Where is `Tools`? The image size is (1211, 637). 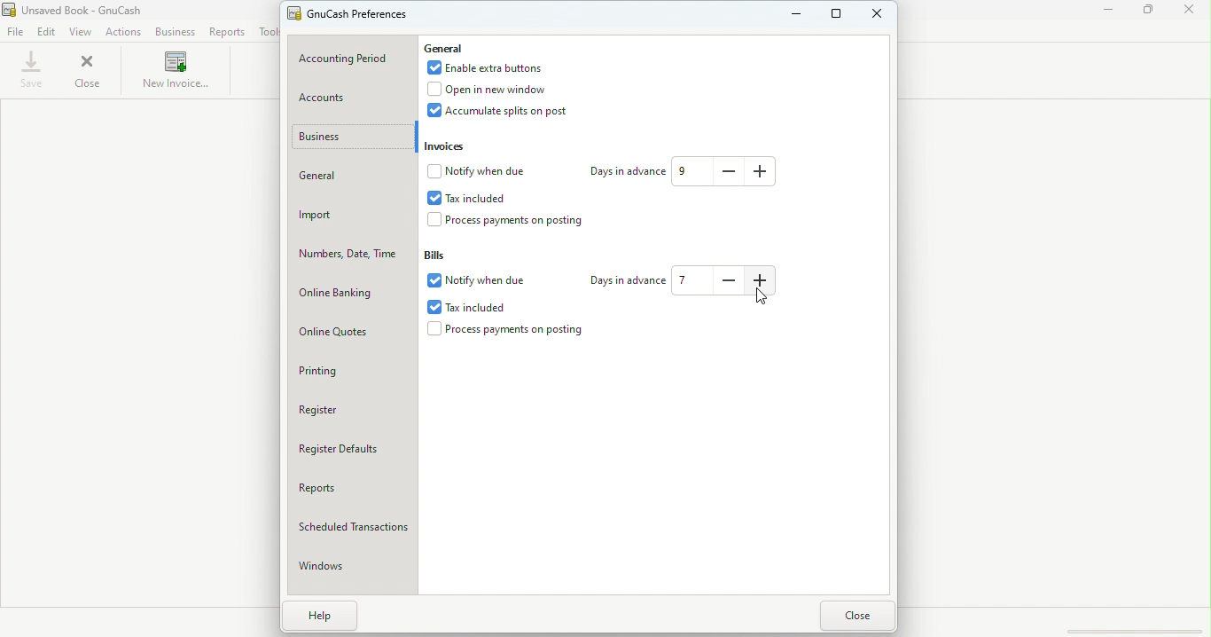 Tools is located at coordinates (268, 34).